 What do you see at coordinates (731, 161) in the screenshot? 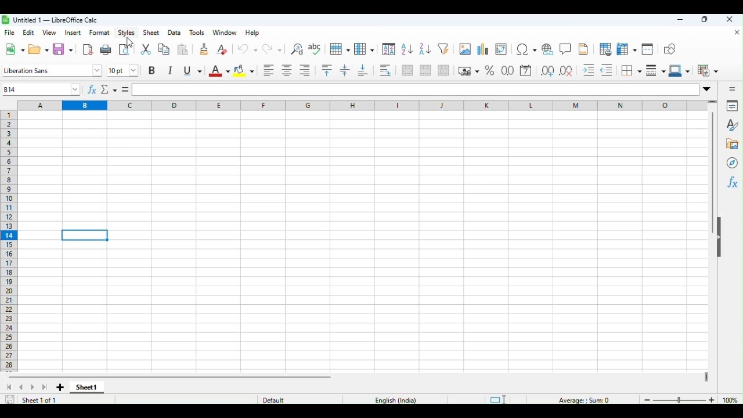
I see `Navigator` at bounding box center [731, 161].